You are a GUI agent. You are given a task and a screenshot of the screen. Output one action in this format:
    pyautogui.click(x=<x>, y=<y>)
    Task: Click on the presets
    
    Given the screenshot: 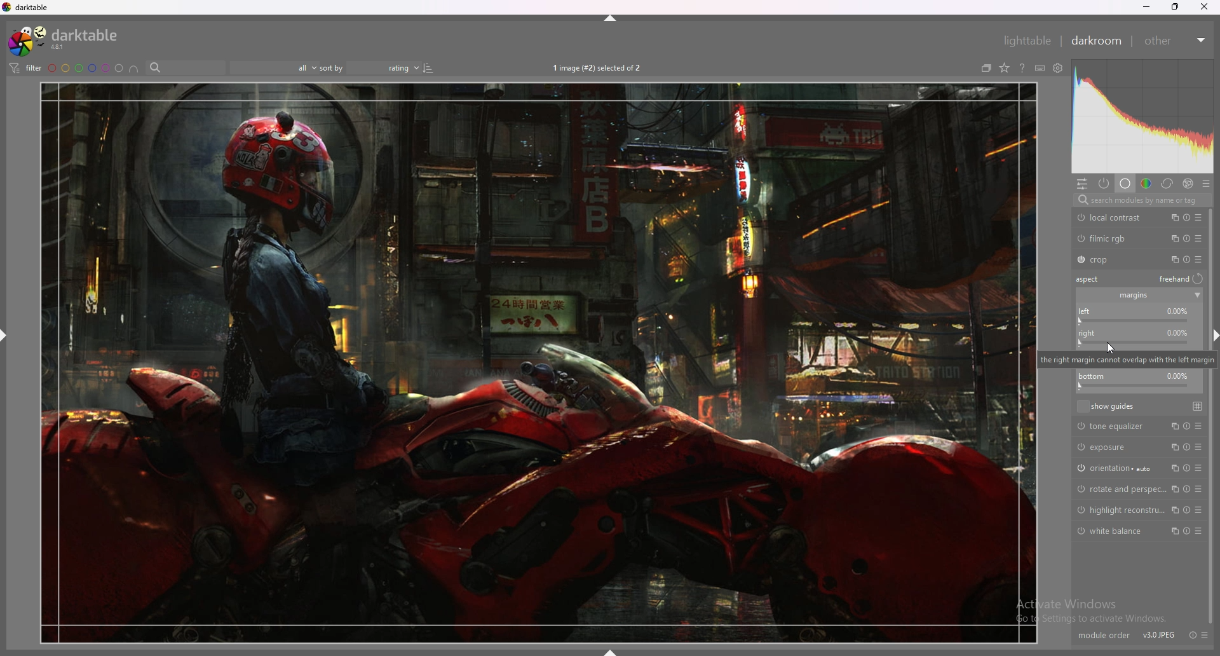 What is the action you would take?
    pyautogui.click(x=1201, y=531)
    